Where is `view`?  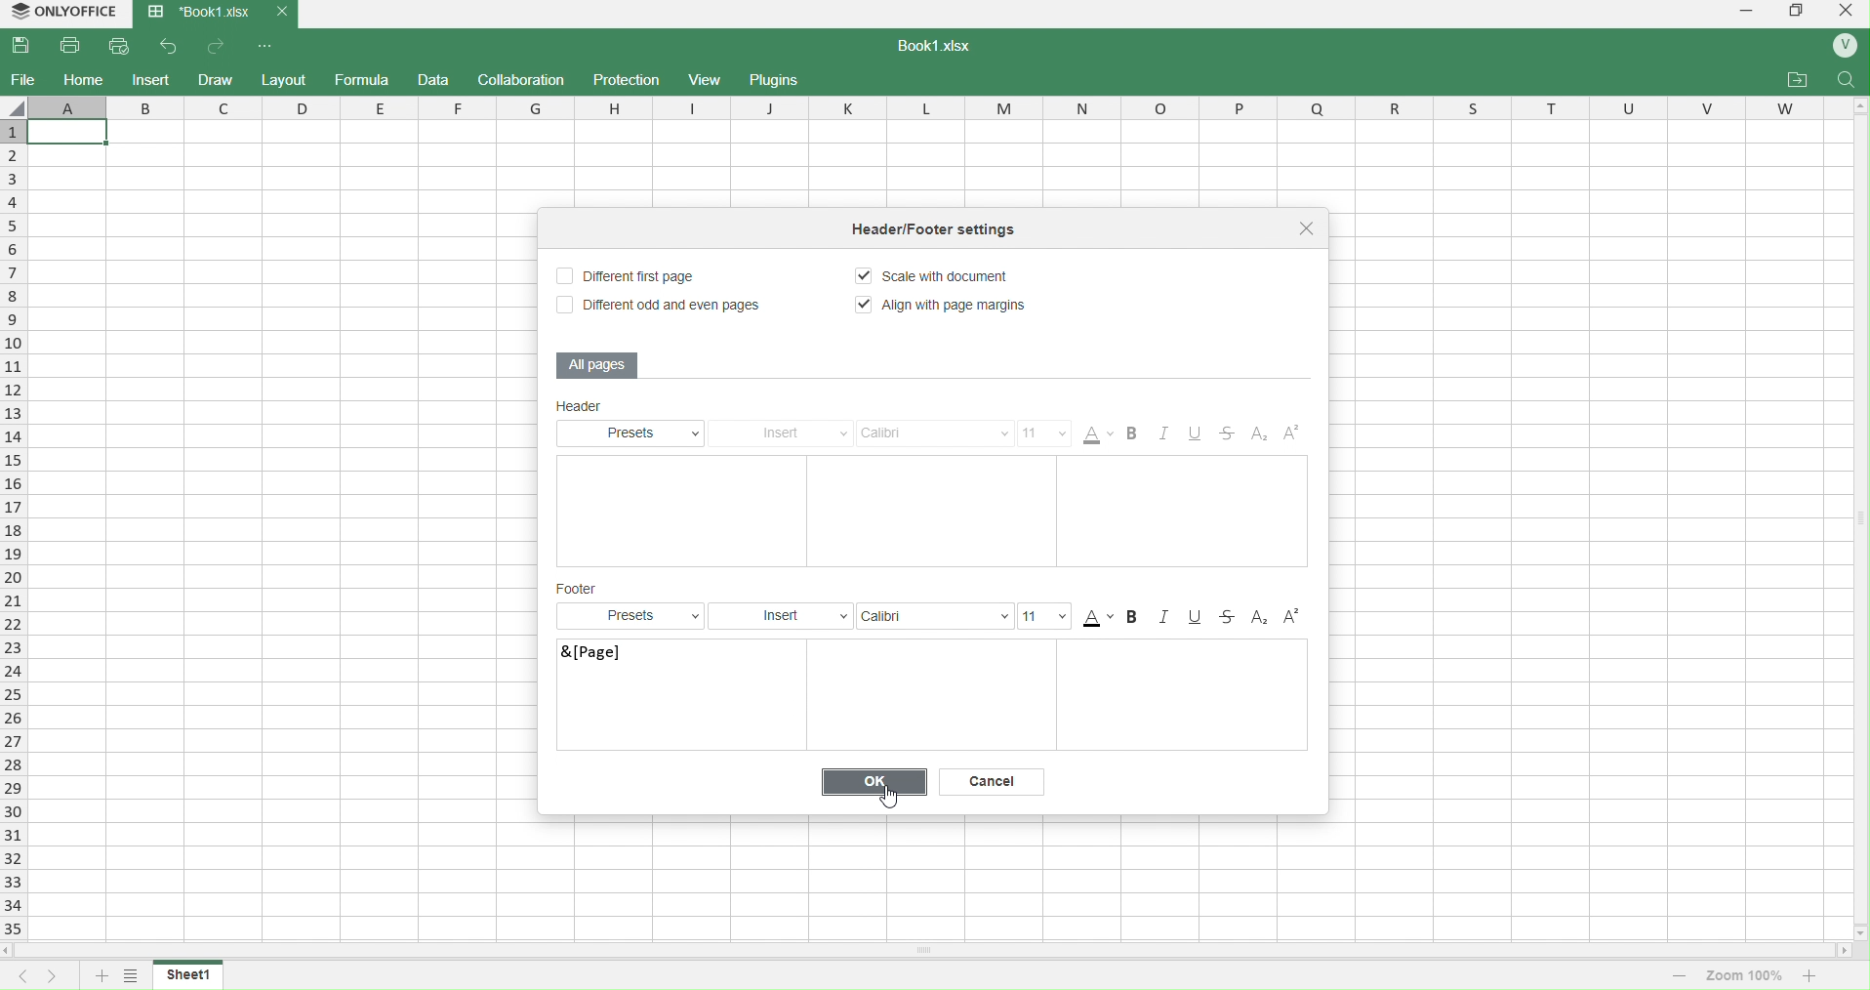
view is located at coordinates (706, 80).